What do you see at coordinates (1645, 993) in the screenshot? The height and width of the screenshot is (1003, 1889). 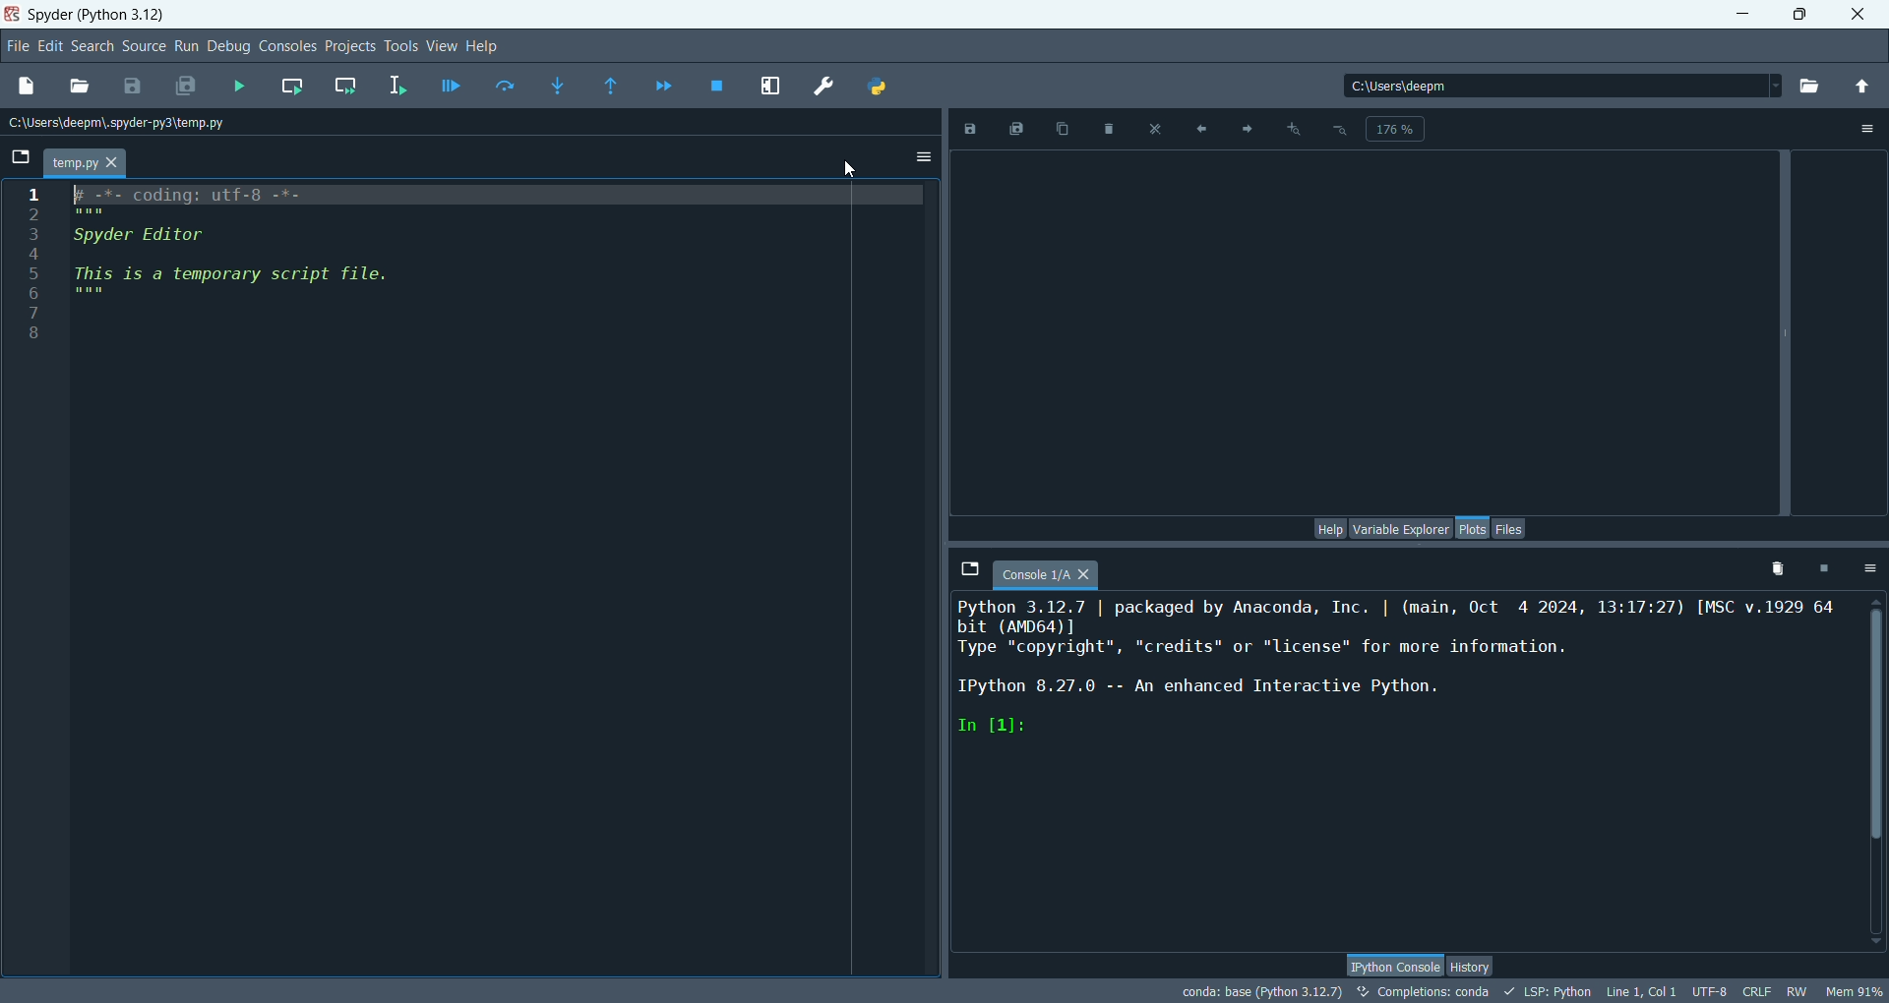 I see `line, col` at bounding box center [1645, 993].